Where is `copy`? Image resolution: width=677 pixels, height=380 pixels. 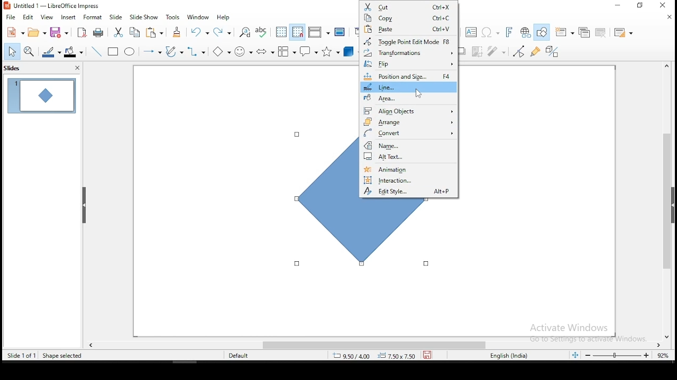 copy is located at coordinates (409, 17).